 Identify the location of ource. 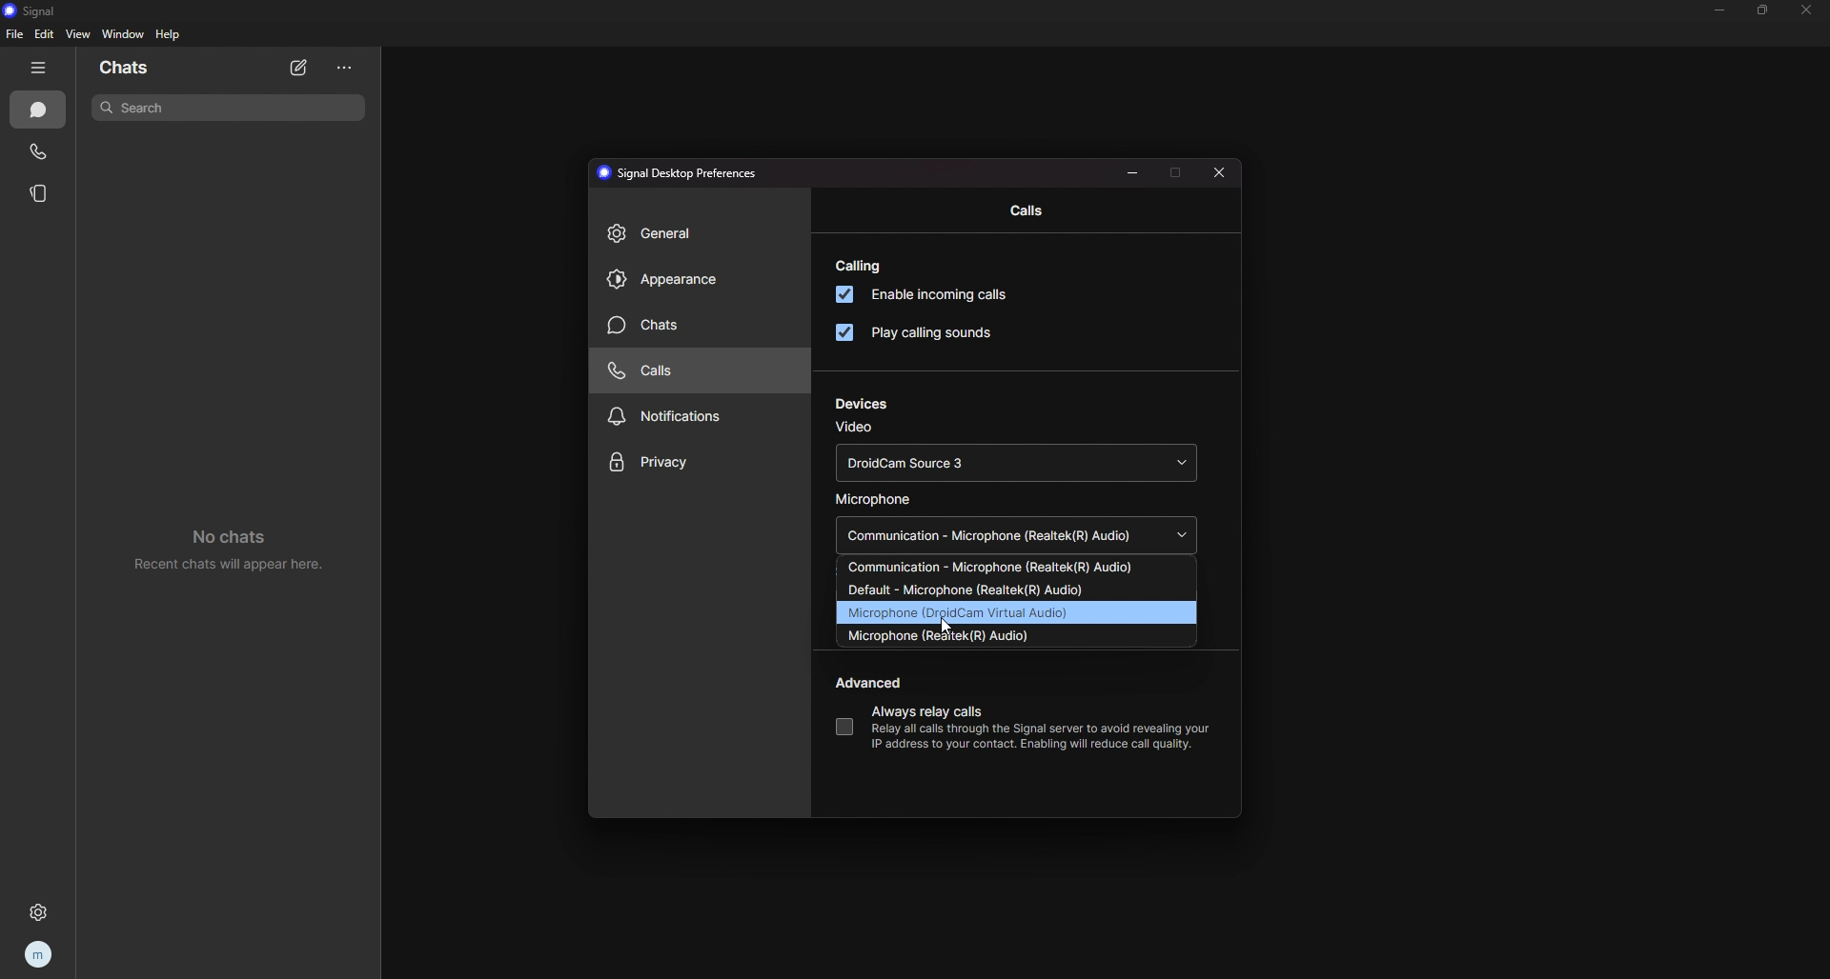
(1014, 567).